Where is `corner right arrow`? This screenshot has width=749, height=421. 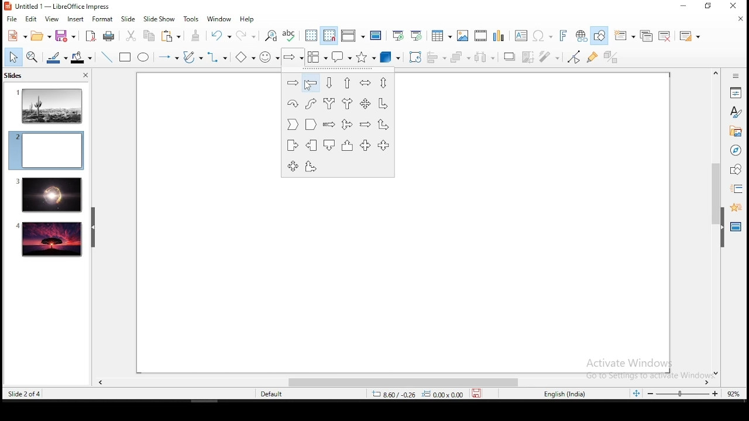
corner right arrow is located at coordinates (384, 103).